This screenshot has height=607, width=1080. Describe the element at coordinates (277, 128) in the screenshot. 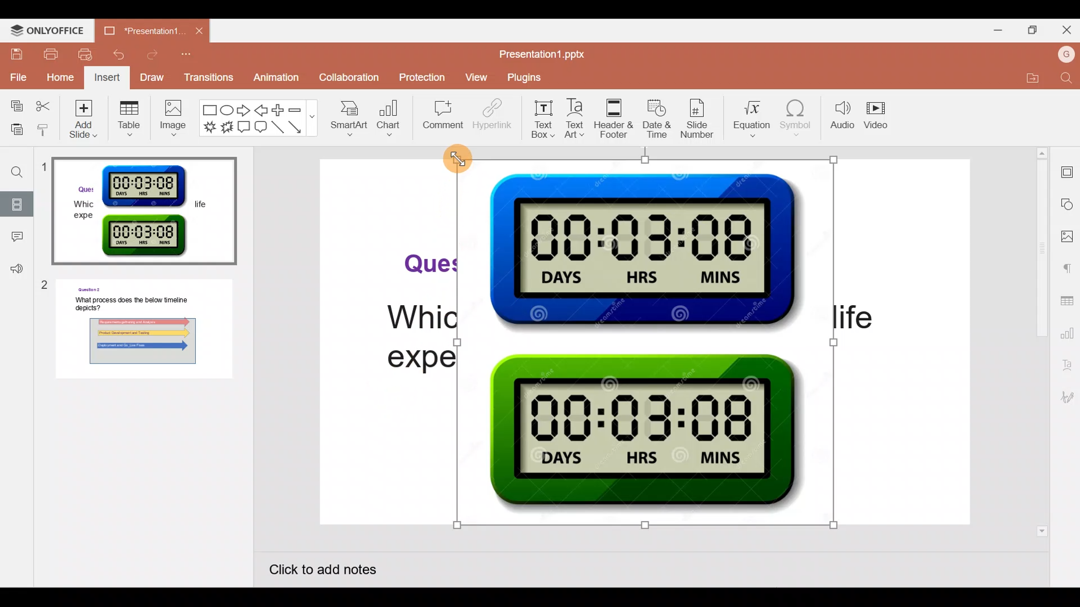

I see `Line` at that location.